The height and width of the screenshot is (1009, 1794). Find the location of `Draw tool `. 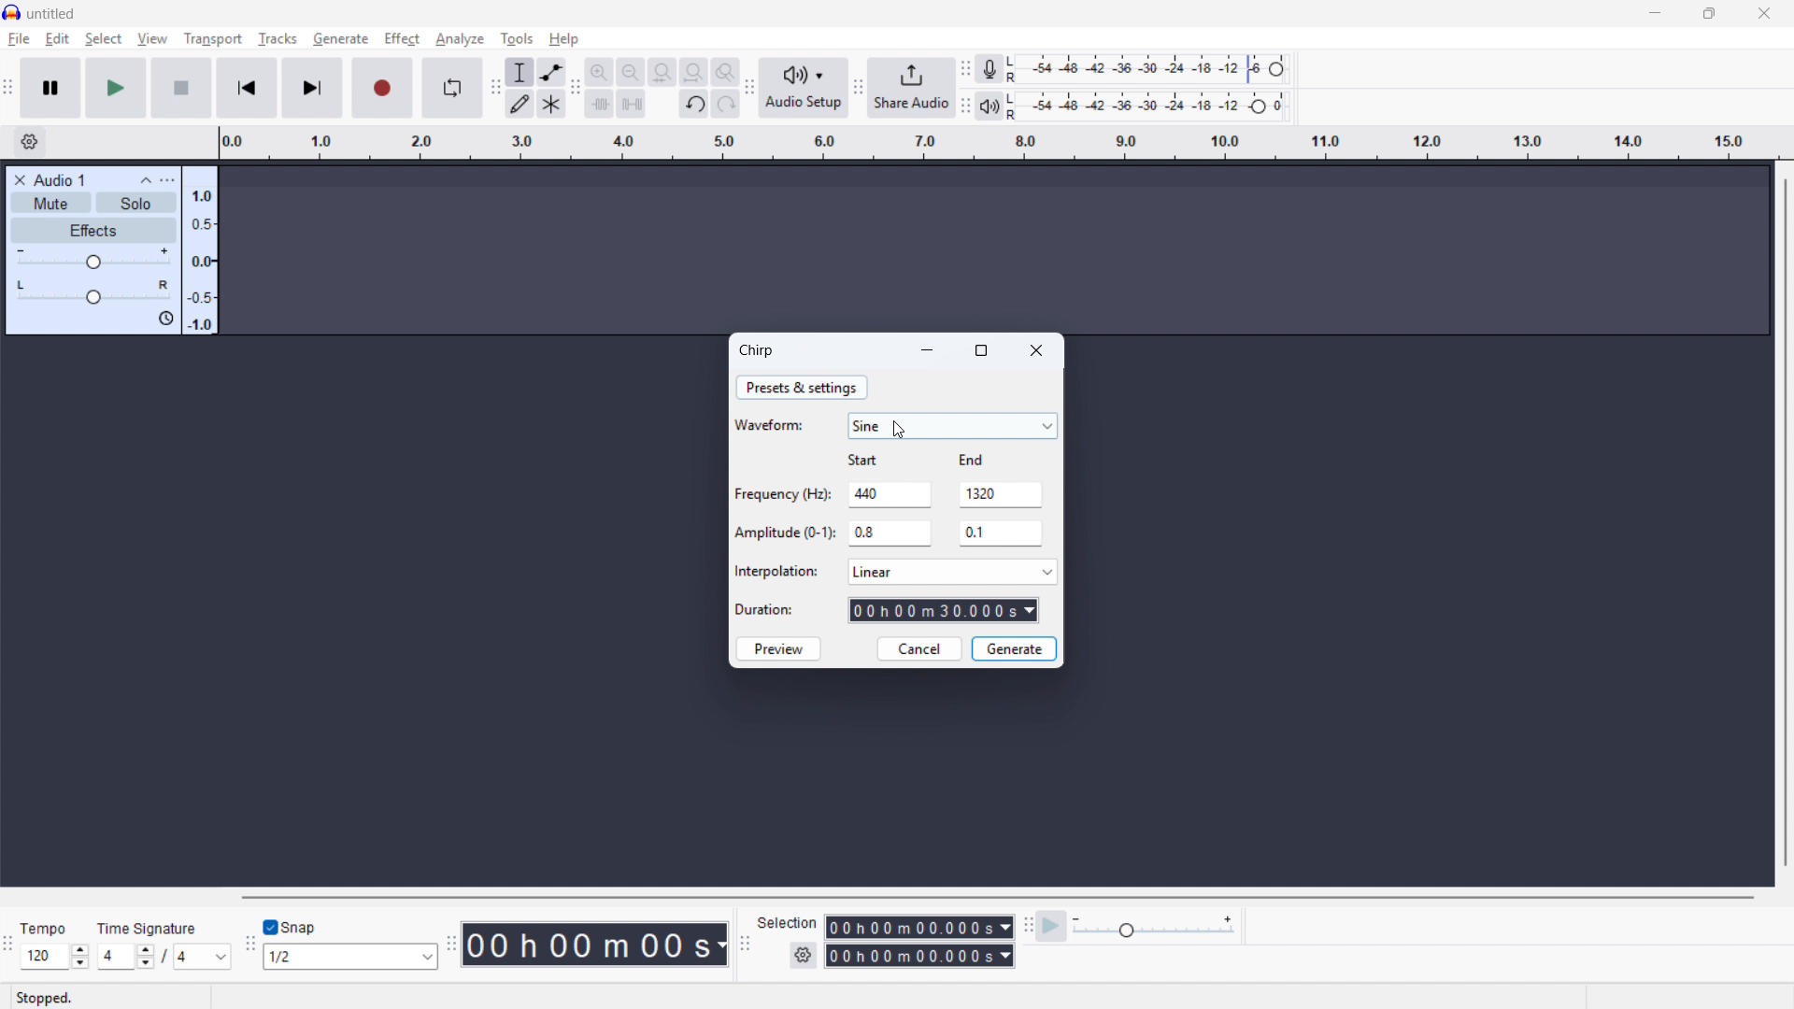

Draw tool  is located at coordinates (521, 105).